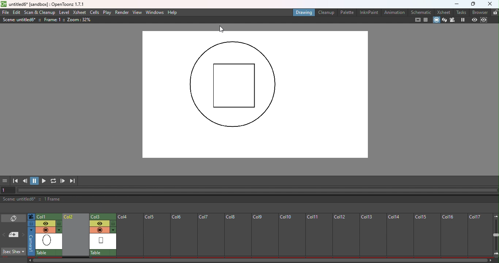 Image resolution: width=499 pixels, height=263 pixels. Describe the element at coordinates (113, 223) in the screenshot. I see `Lock toggle` at that location.